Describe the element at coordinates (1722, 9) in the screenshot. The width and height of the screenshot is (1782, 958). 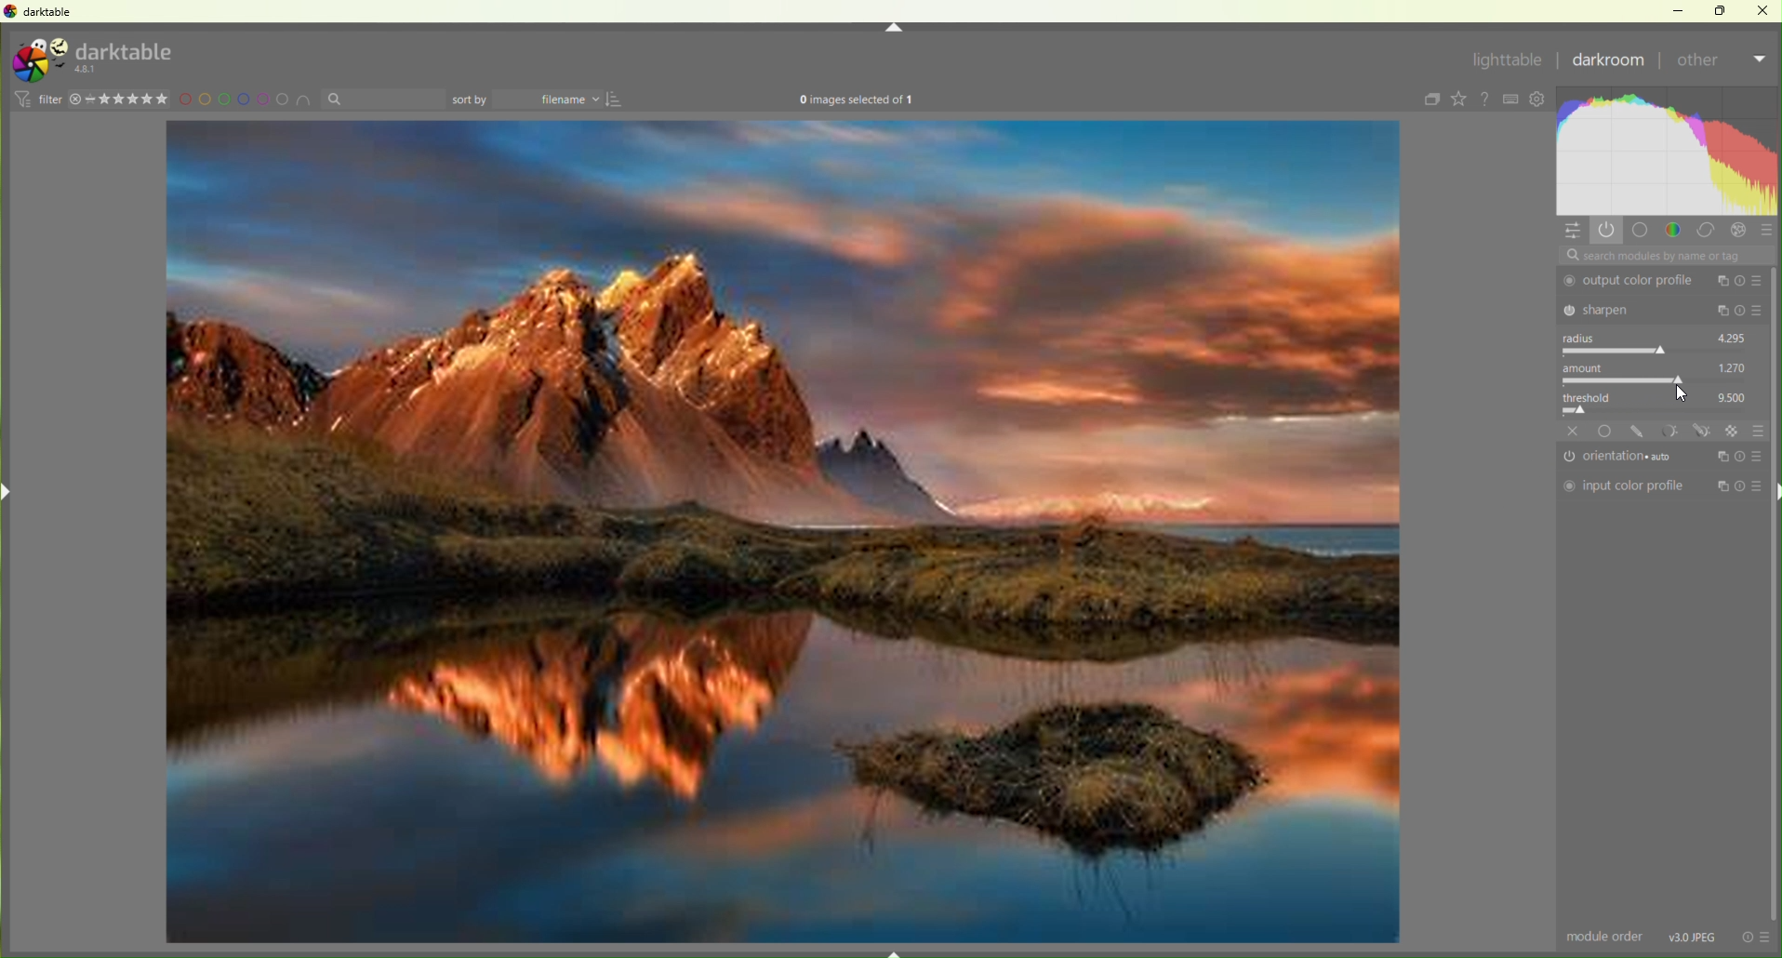
I see `restore` at that location.